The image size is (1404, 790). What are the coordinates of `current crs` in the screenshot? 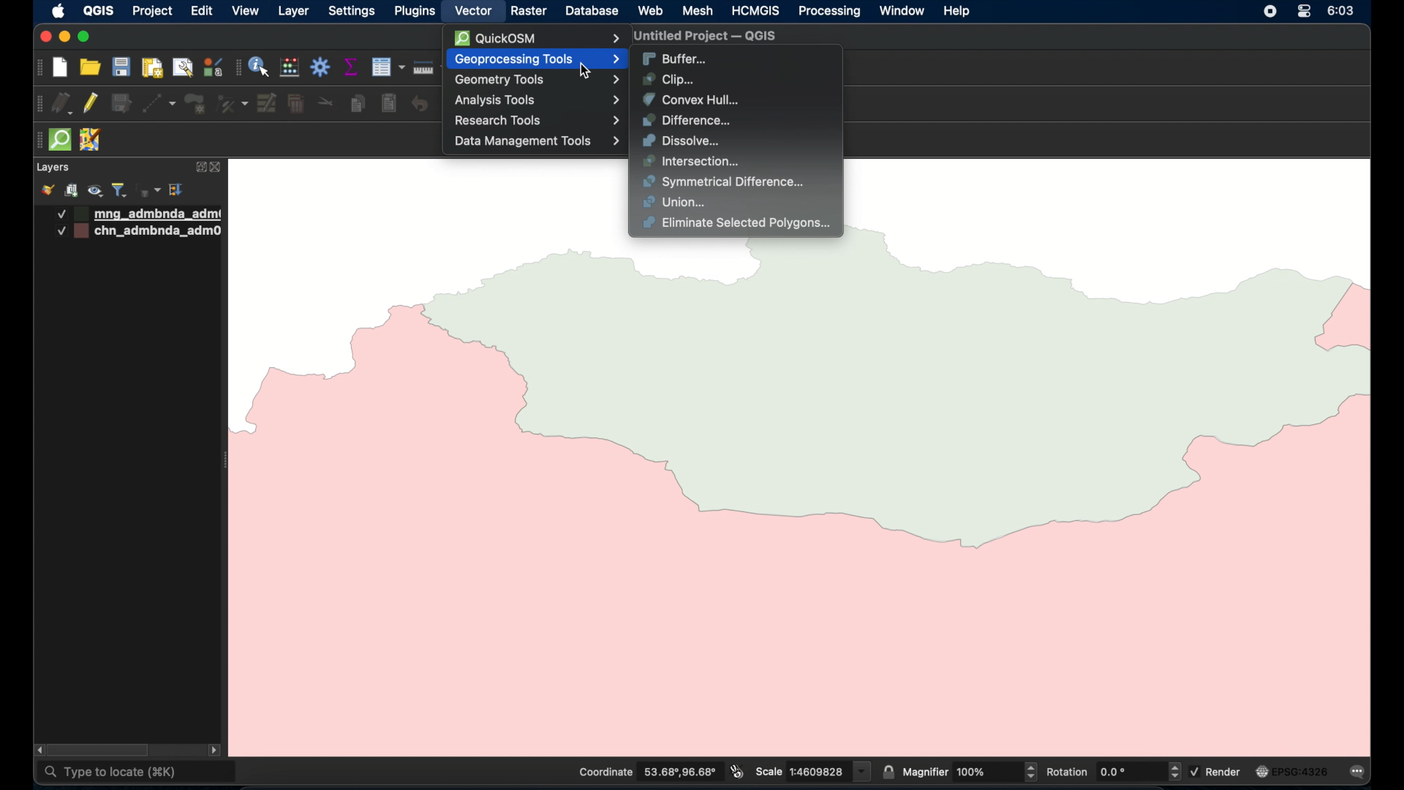 It's located at (1292, 771).